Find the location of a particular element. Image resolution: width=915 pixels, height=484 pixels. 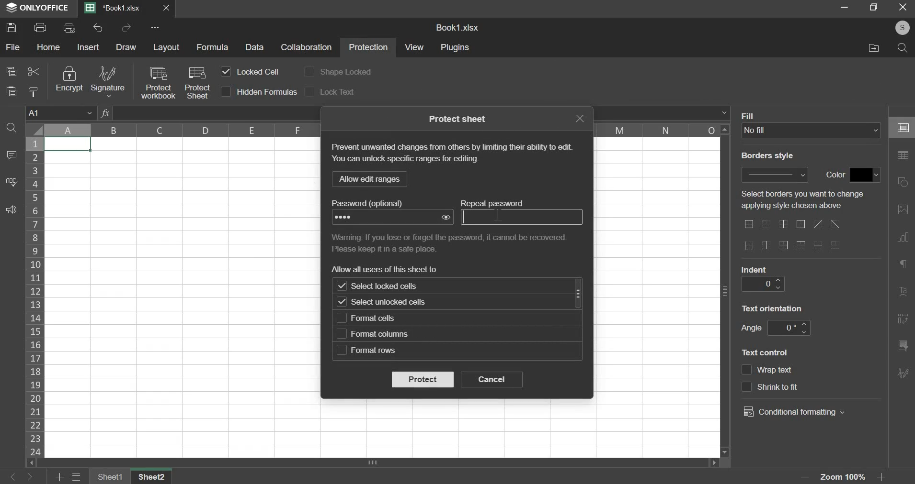

checkbox is located at coordinates (342, 301).